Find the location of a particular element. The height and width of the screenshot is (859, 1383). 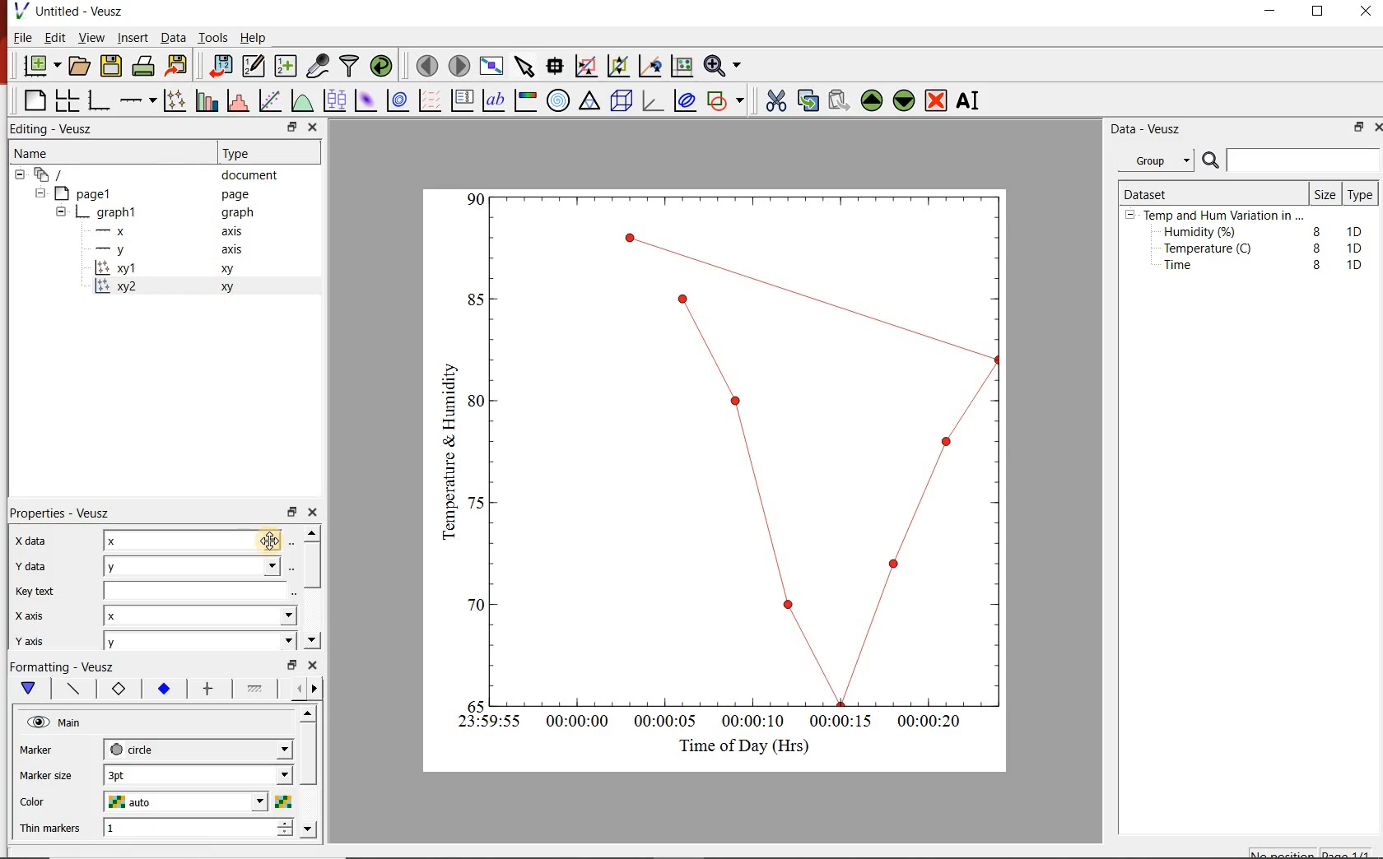

plot line is located at coordinates (74, 690).